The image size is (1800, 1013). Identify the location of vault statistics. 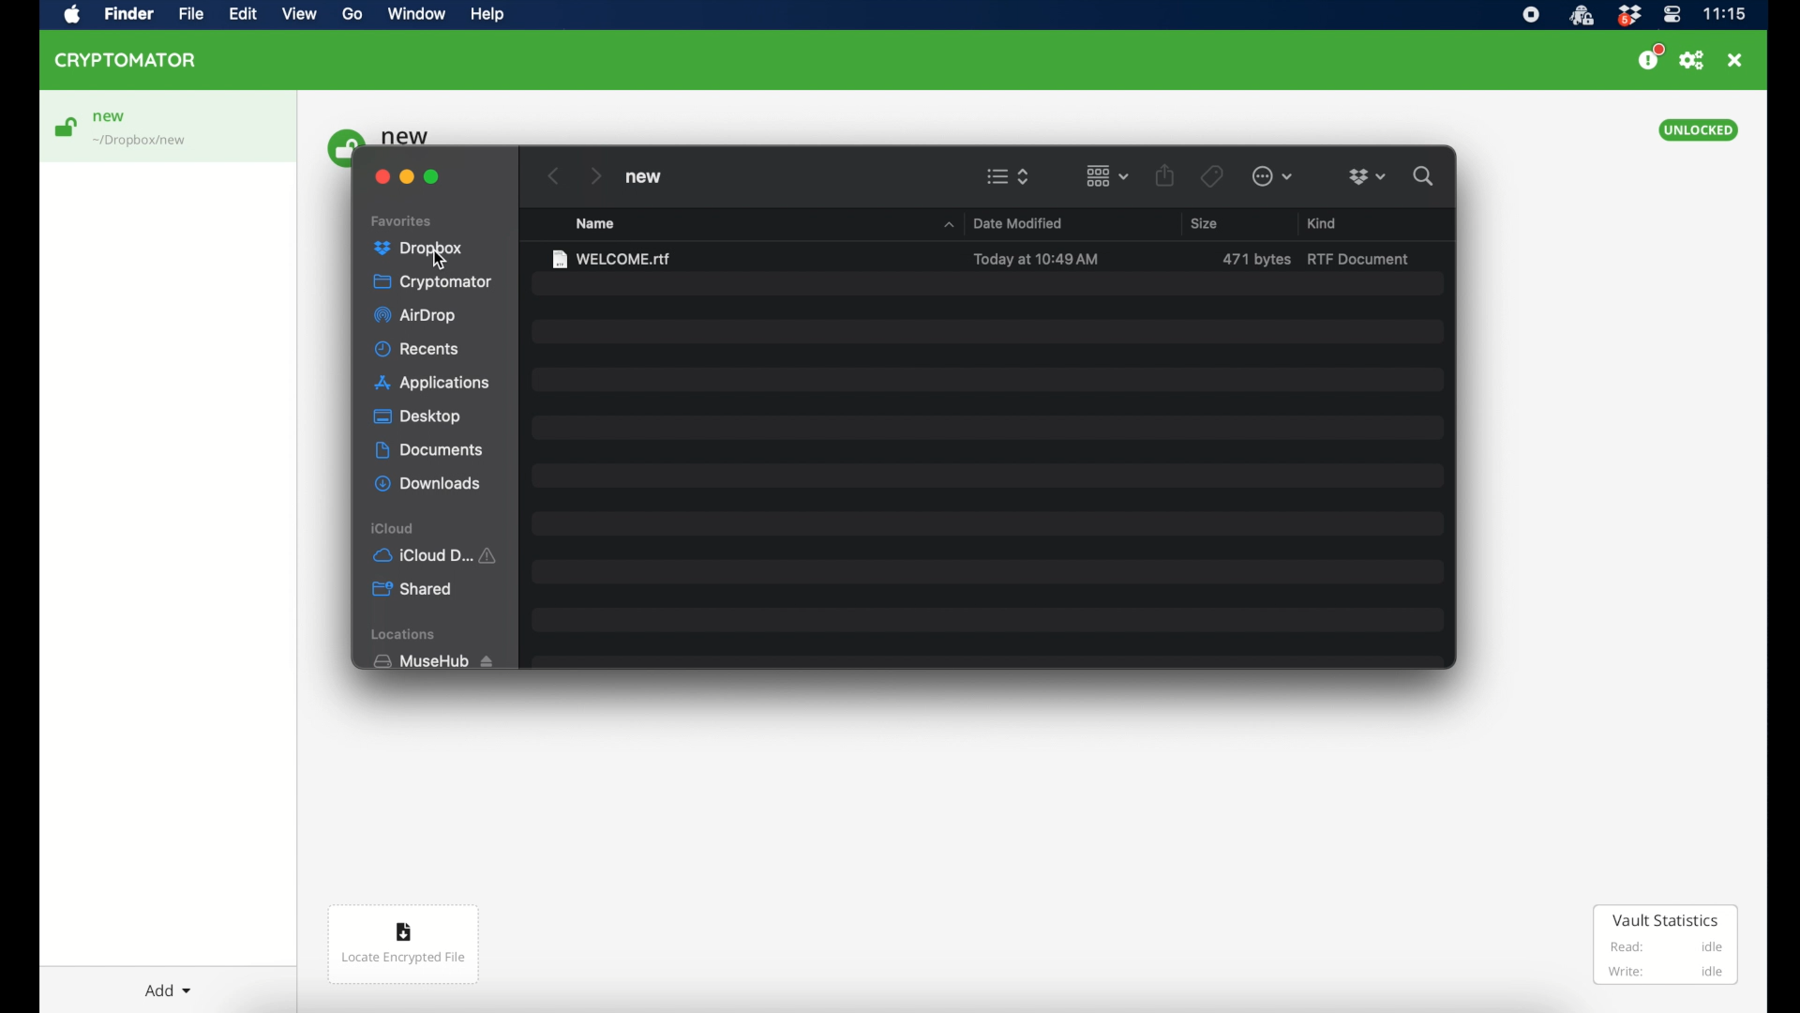
(1666, 945).